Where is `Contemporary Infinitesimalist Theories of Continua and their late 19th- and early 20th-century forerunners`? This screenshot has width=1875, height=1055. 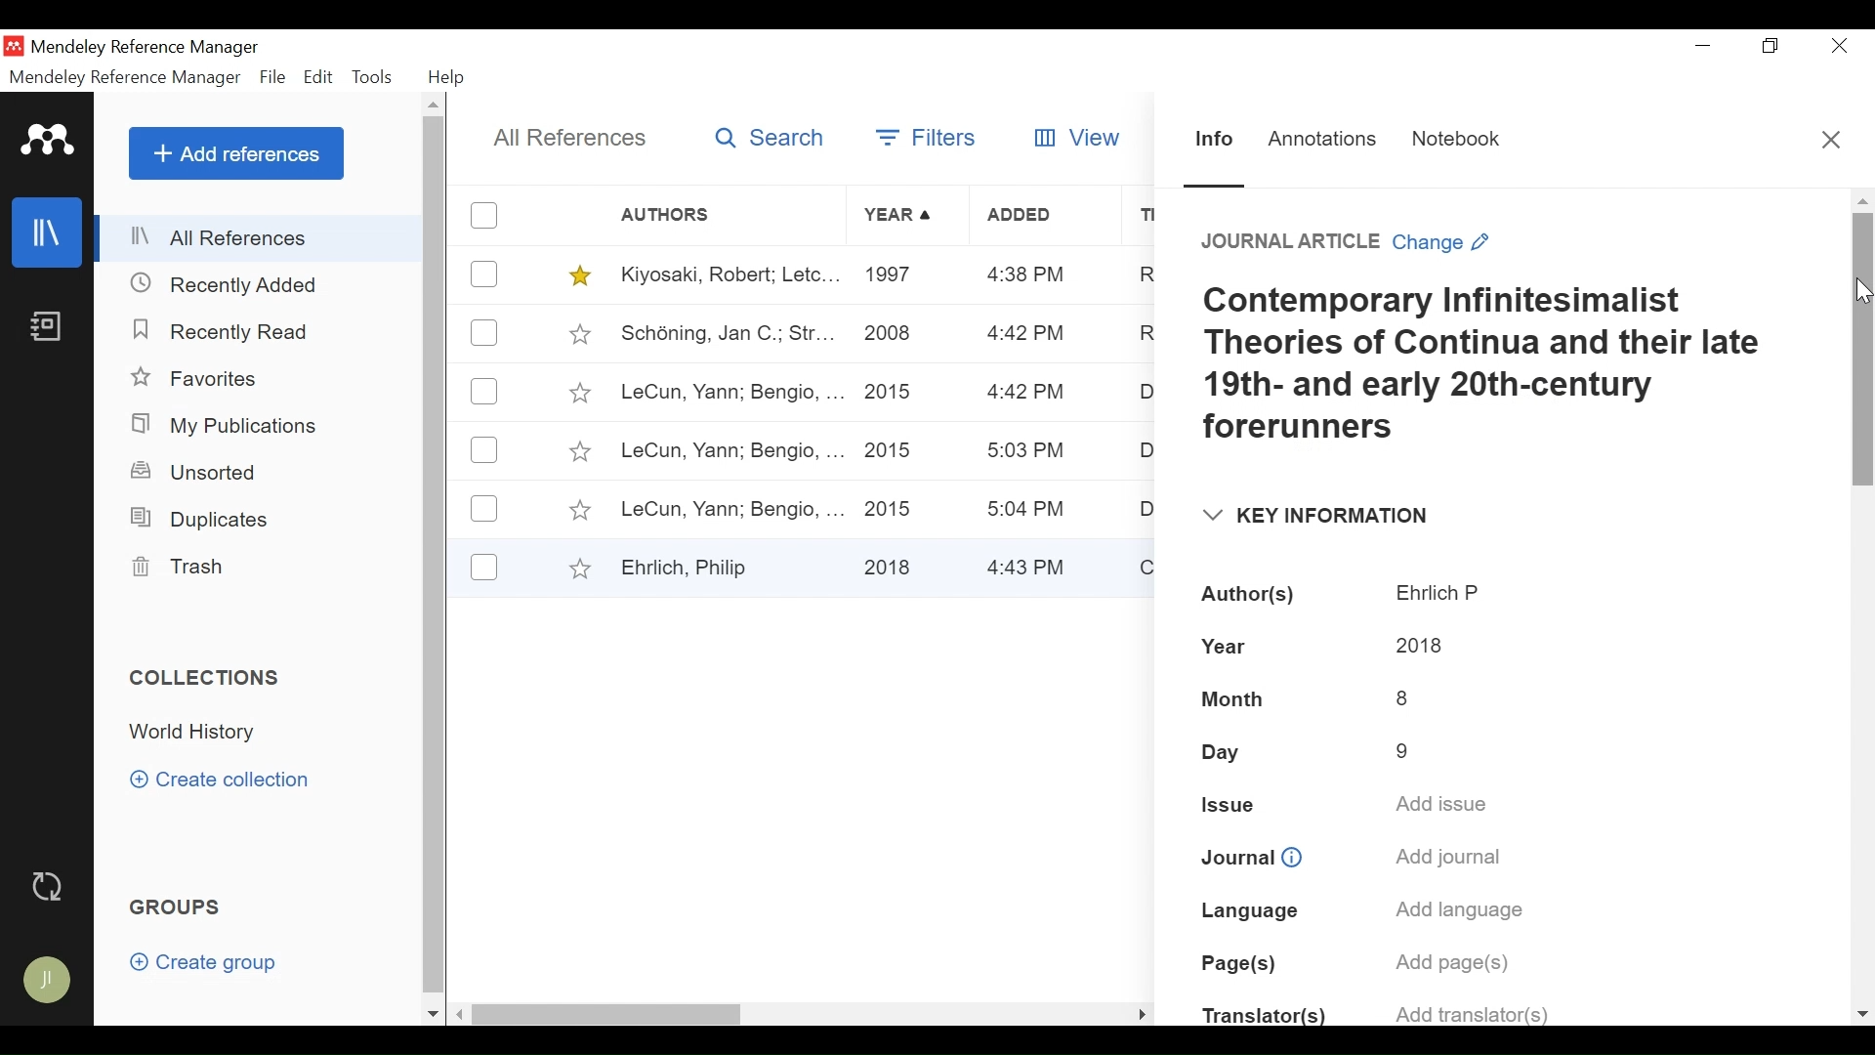
Contemporary Infinitesimalist Theories of Continua and their late 19th- and early 20th-century forerunners is located at coordinates (1484, 367).